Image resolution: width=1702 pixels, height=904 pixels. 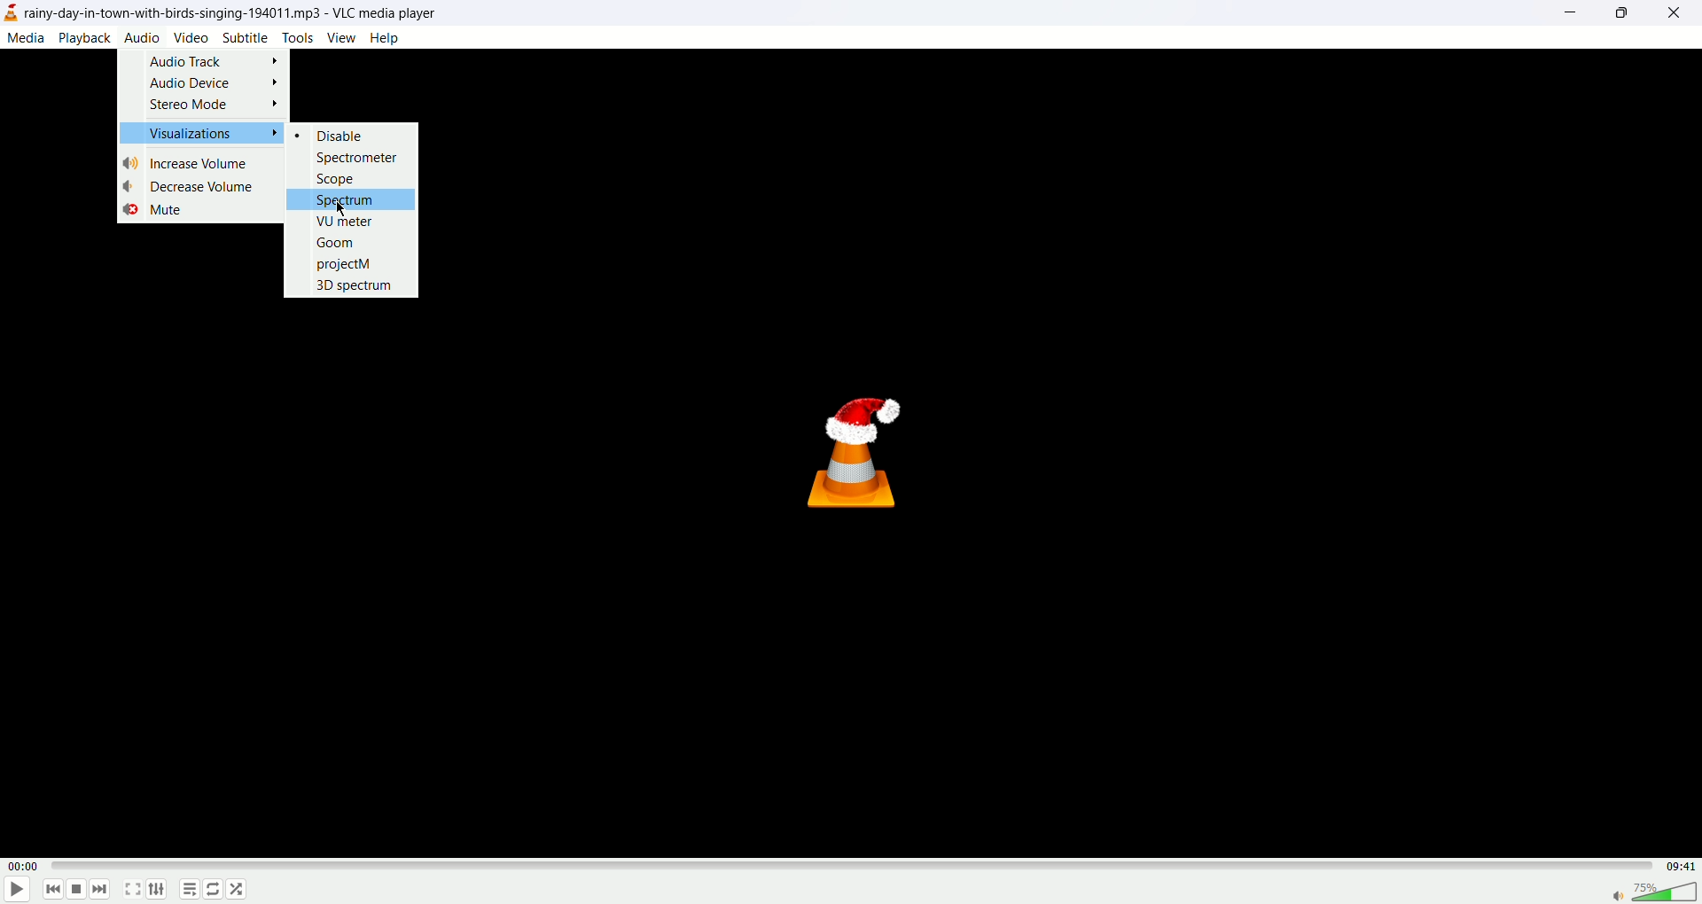 What do you see at coordinates (214, 891) in the screenshot?
I see `loop` at bounding box center [214, 891].